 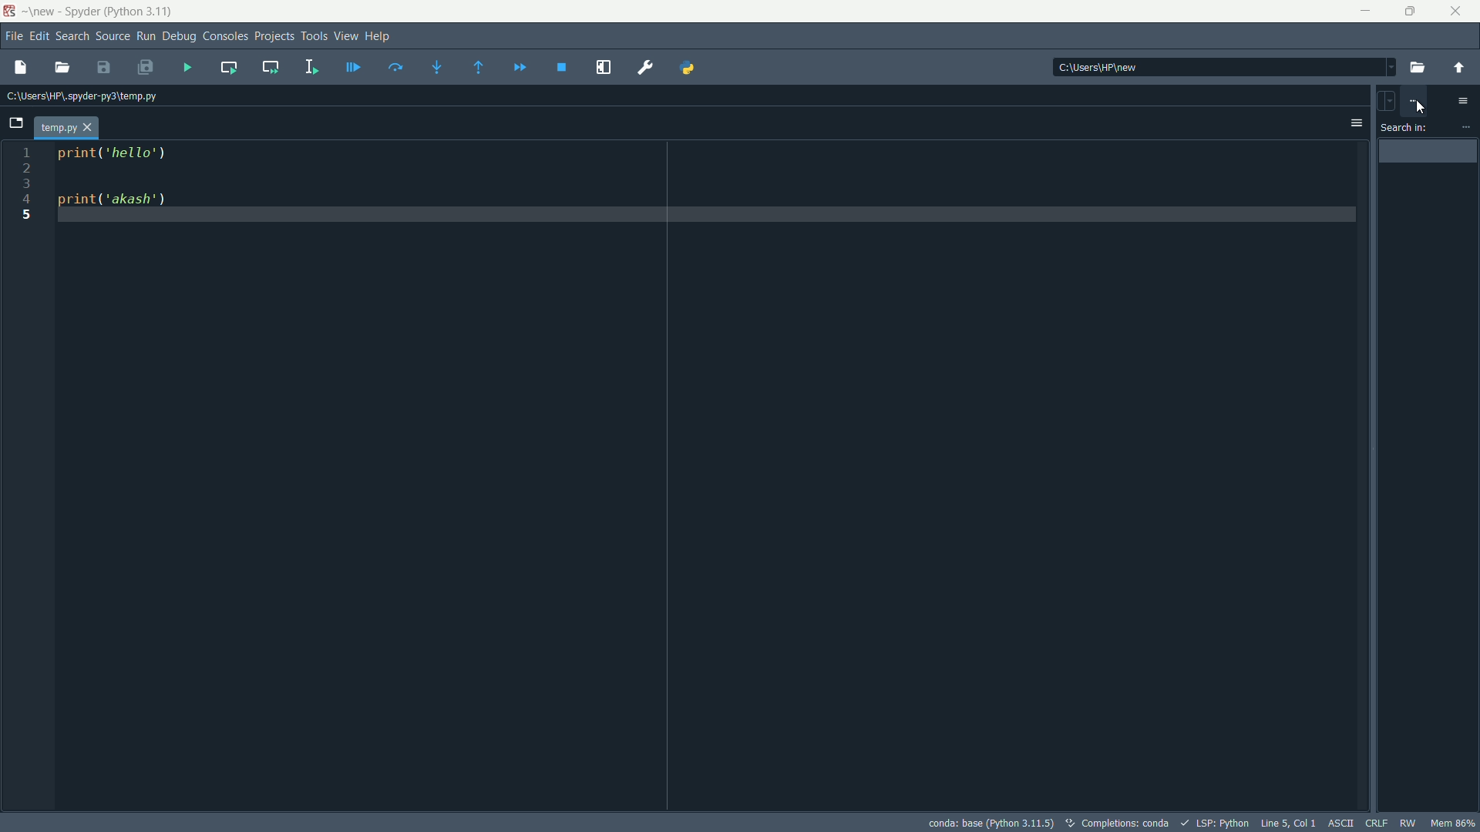 I want to click on Find in file settings, so click(x=1413, y=100).